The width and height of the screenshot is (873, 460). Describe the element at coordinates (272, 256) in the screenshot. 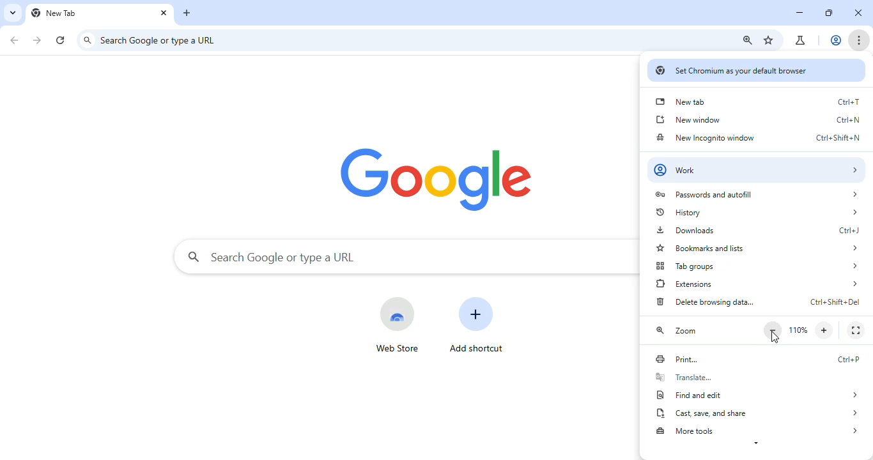

I see `search Google or type a URL` at that location.